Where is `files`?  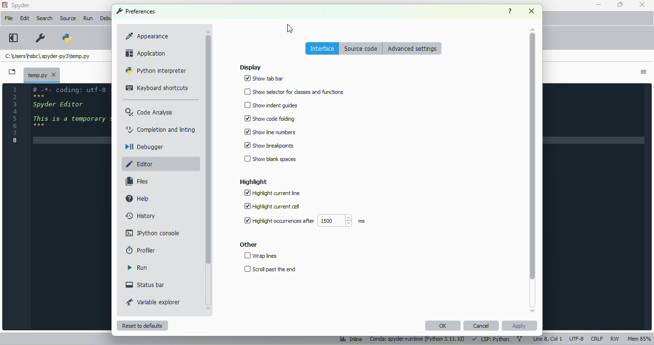 files is located at coordinates (136, 181).